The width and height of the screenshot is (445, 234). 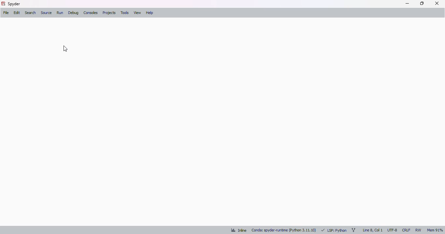 What do you see at coordinates (125, 13) in the screenshot?
I see `tools` at bounding box center [125, 13].